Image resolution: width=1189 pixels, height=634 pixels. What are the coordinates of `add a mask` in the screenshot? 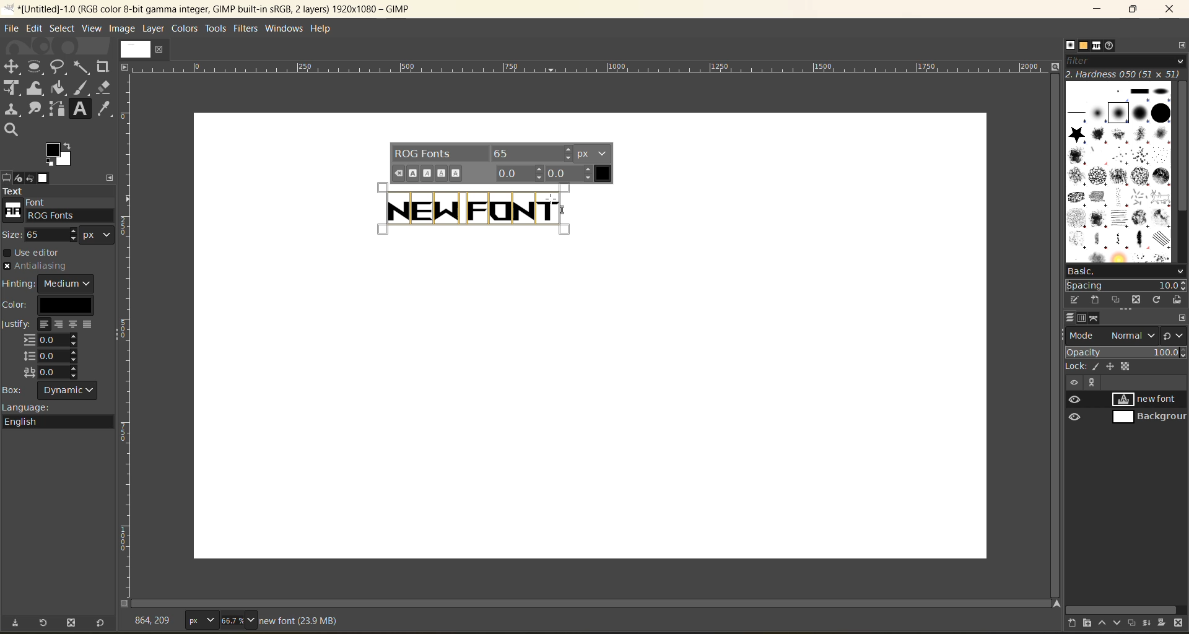 It's located at (1163, 622).